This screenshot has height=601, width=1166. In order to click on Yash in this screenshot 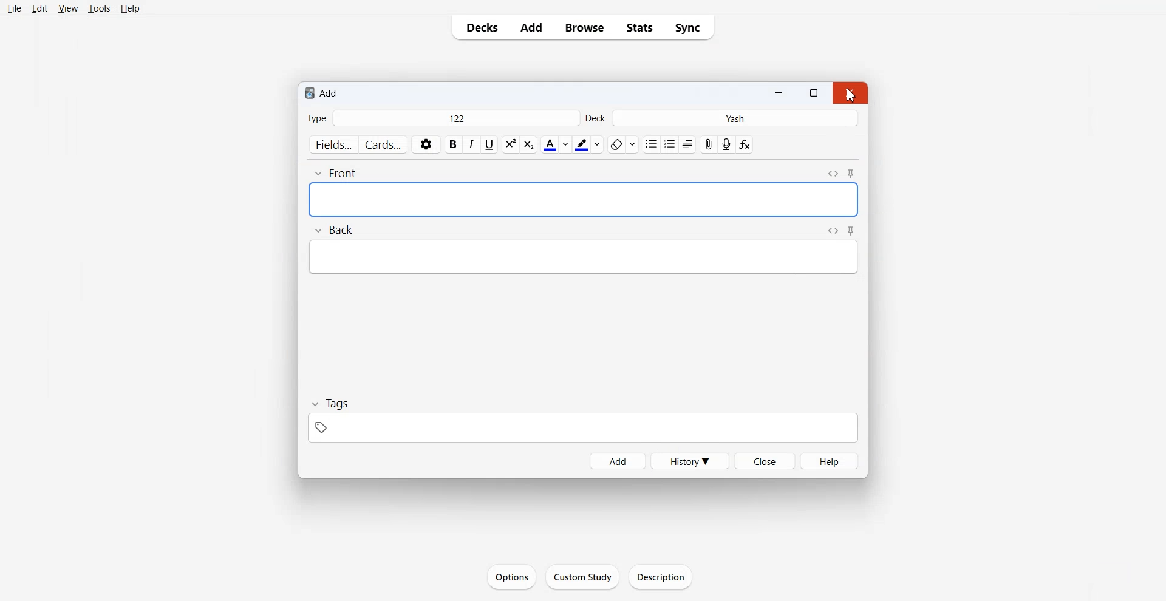, I will do `click(734, 118)`.